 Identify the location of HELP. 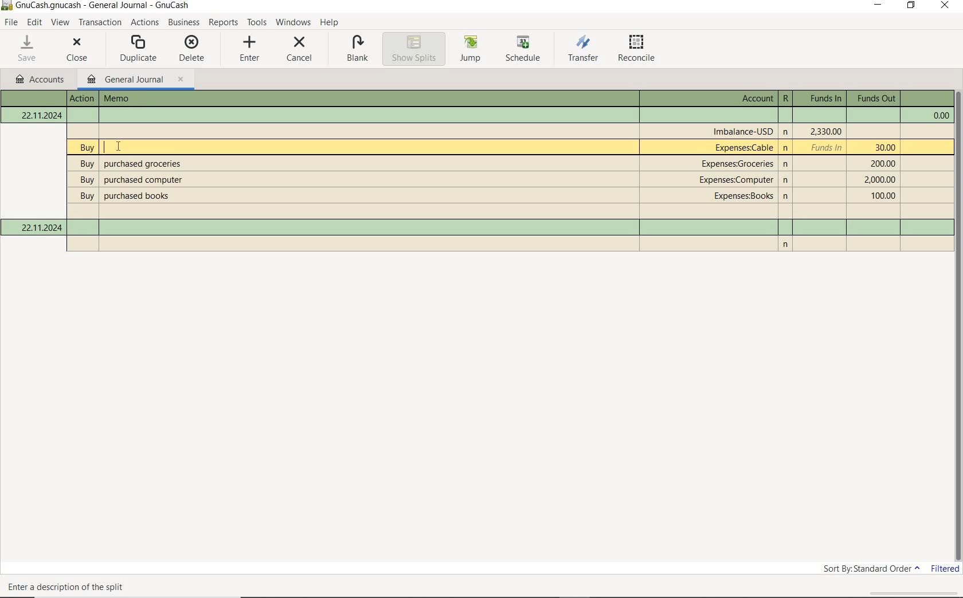
(330, 23).